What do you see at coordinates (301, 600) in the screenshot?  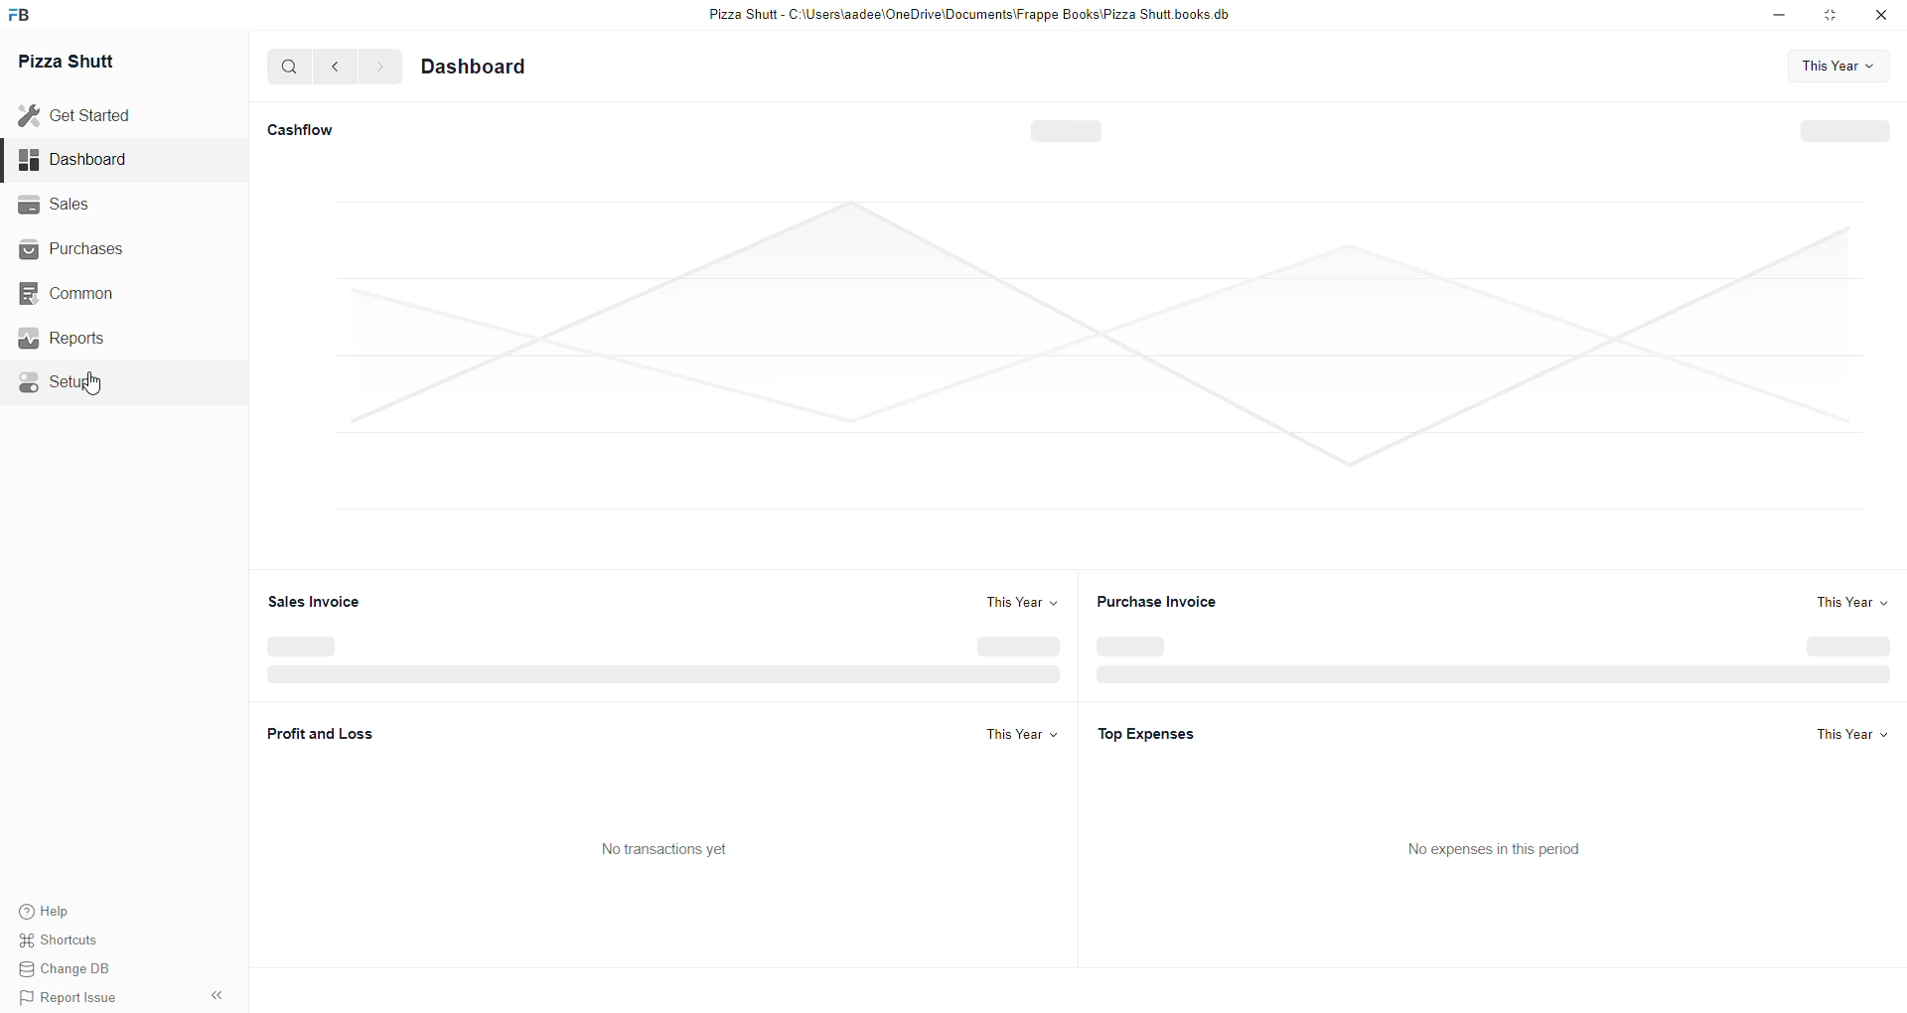 I see `Sales invoice ` at bounding box center [301, 600].